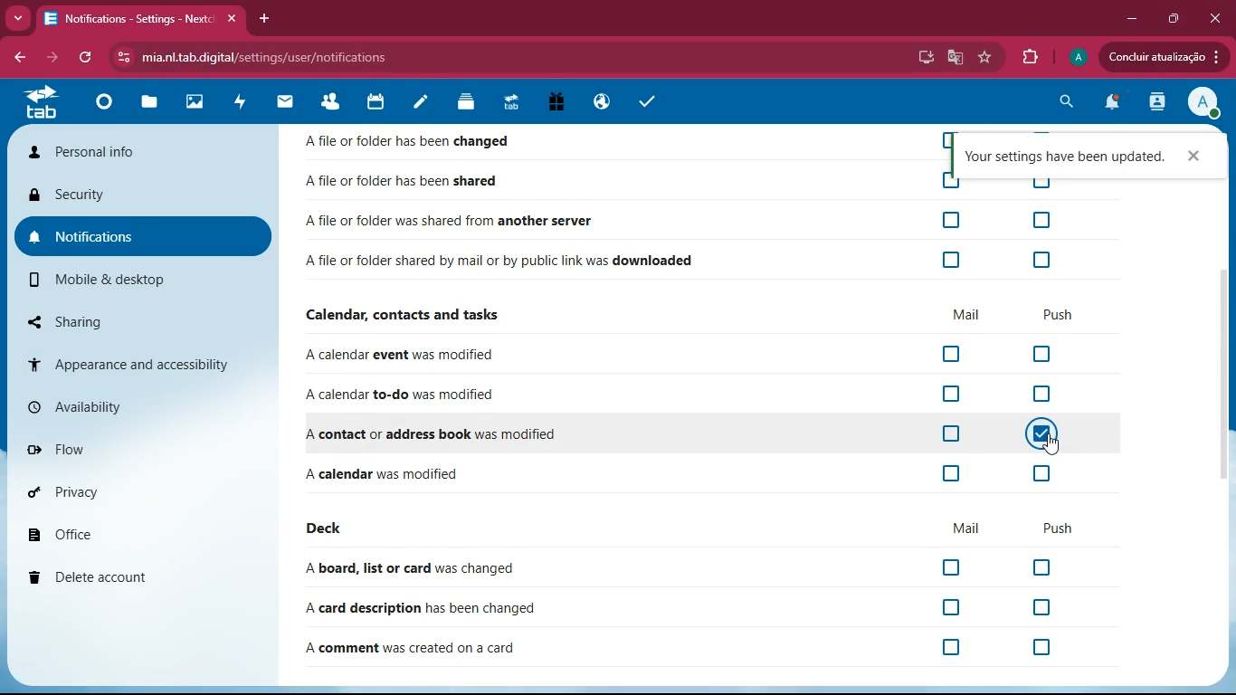 The height and width of the screenshot is (695, 1236). I want to click on off, so click(1042, 260).